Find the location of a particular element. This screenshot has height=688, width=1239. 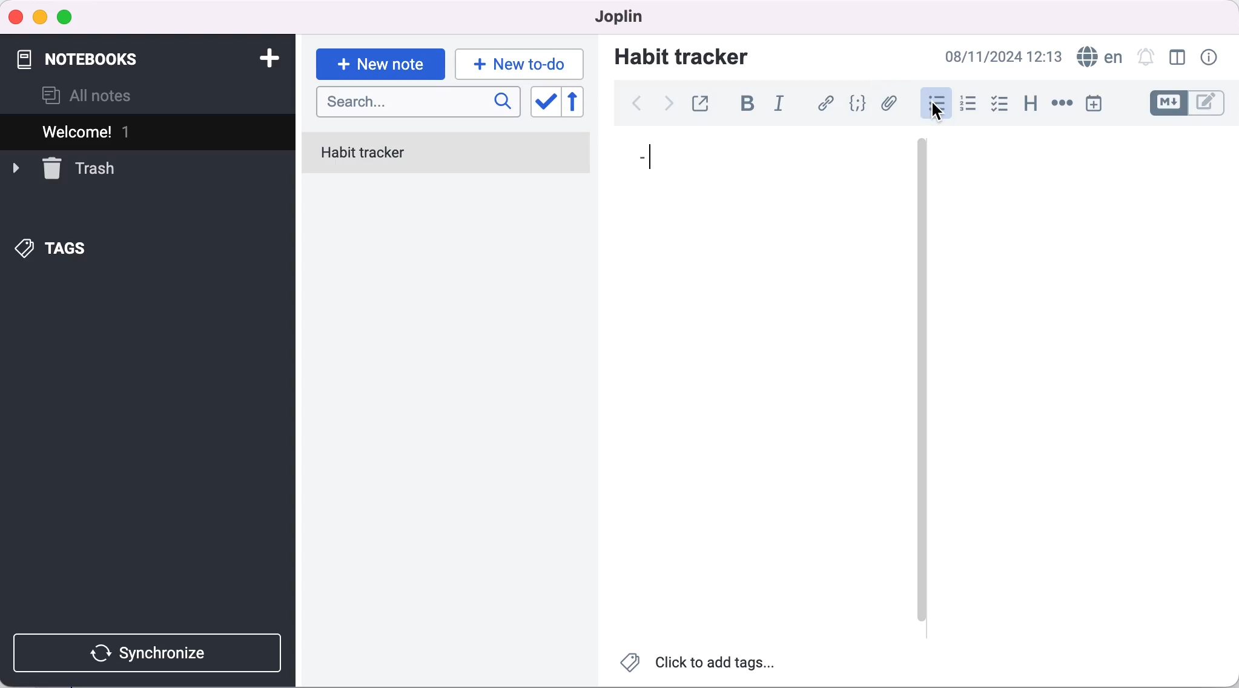

bold is located at coordinates (752, 105).